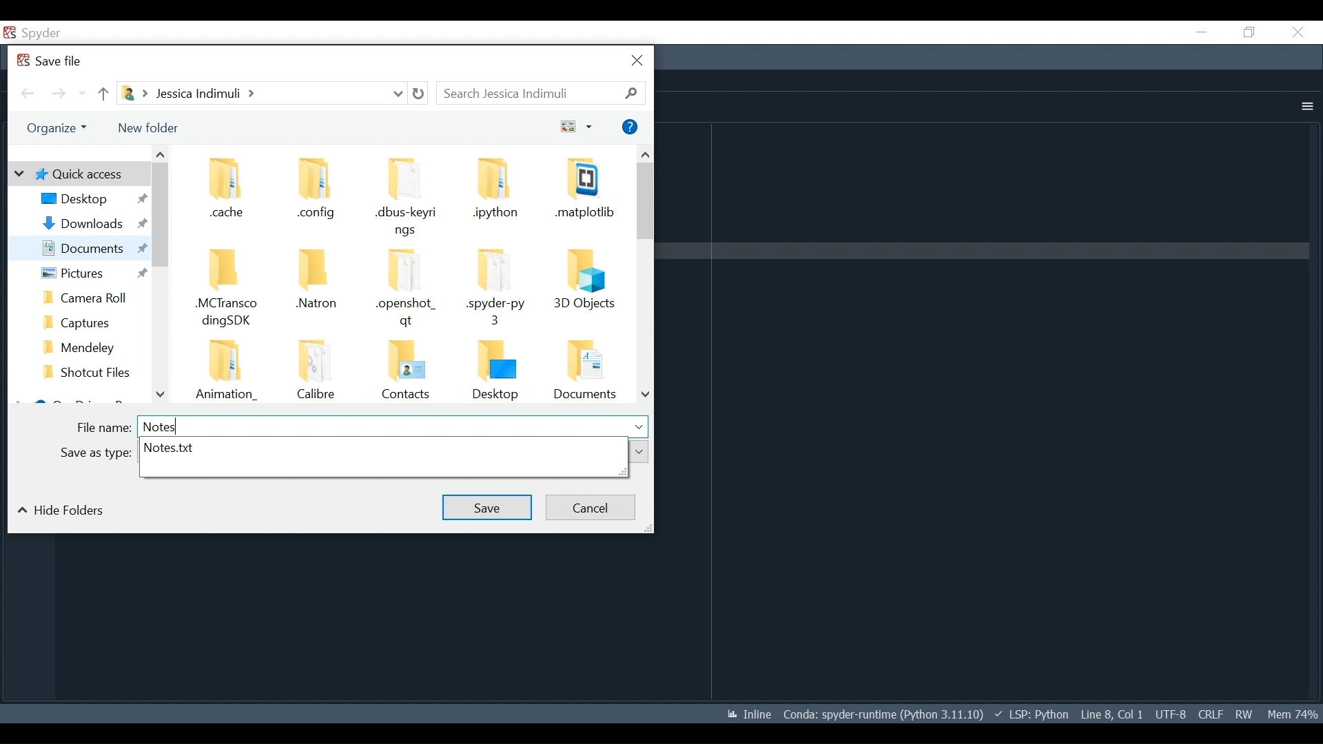  What do you see at coordinates (489, 508) in the screenshot?
I see `Save` at bounding box center [489, 508].